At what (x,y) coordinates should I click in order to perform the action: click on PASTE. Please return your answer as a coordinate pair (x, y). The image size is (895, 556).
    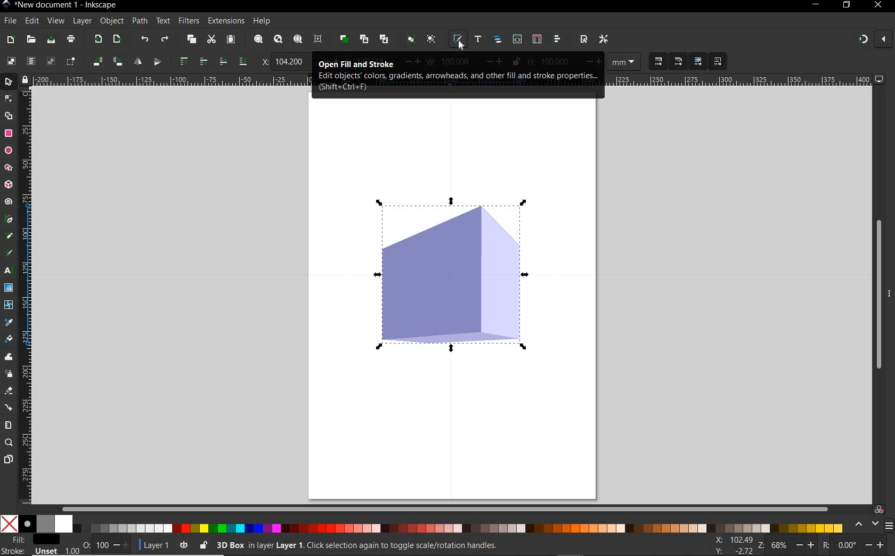
    Looking at the image, I should click on (230, 39).